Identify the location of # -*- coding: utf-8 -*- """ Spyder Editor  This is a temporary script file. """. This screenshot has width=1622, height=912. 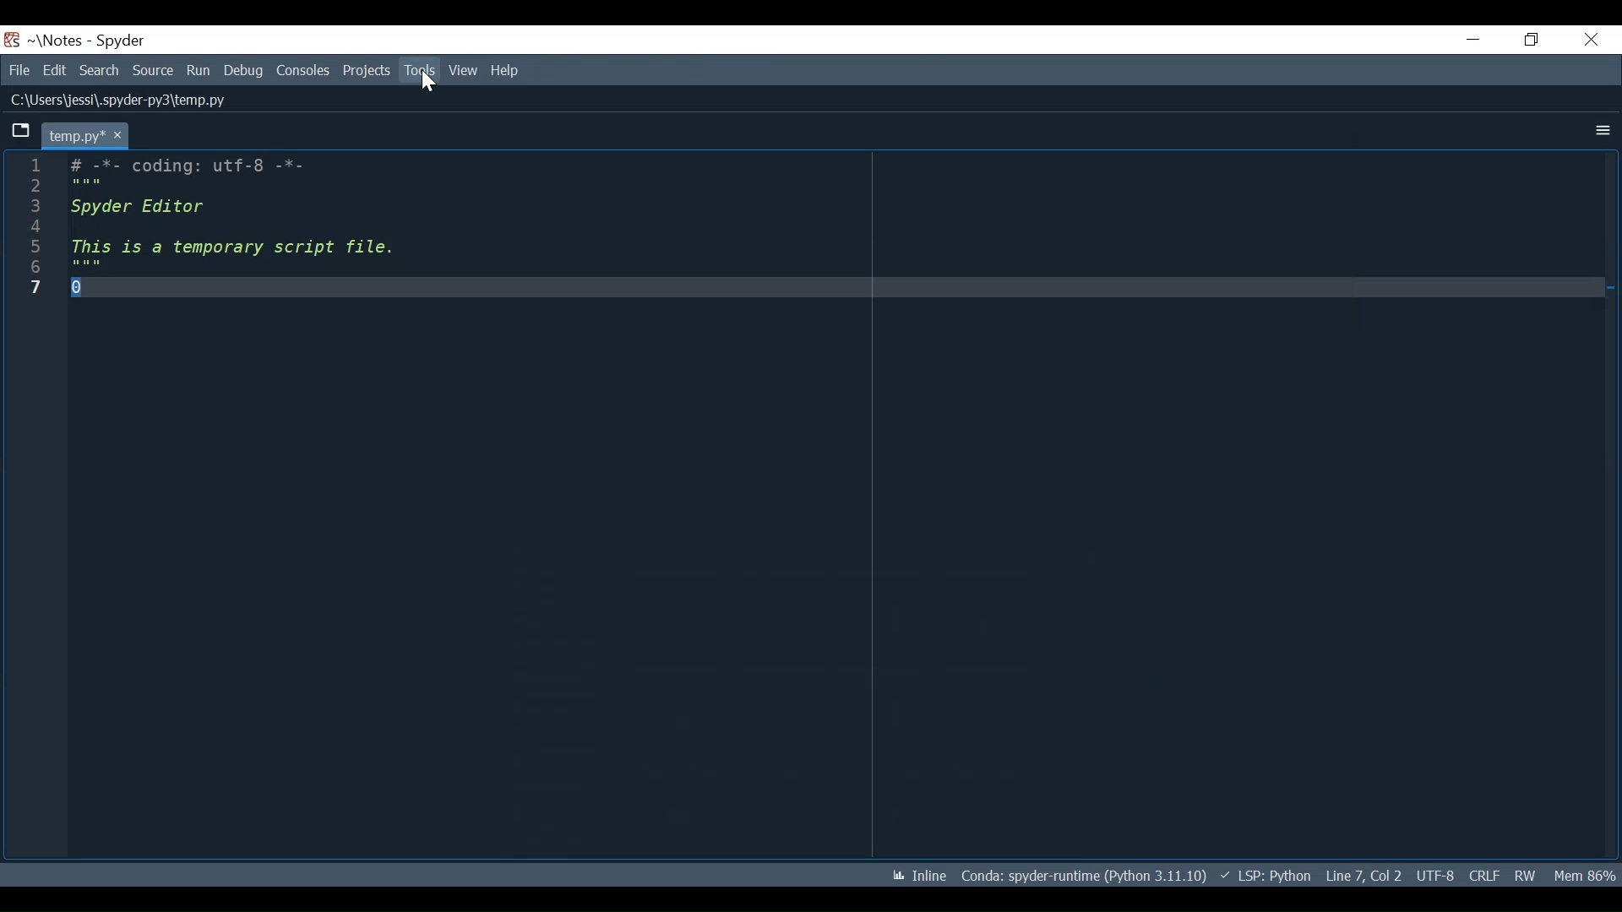
(841, 502).